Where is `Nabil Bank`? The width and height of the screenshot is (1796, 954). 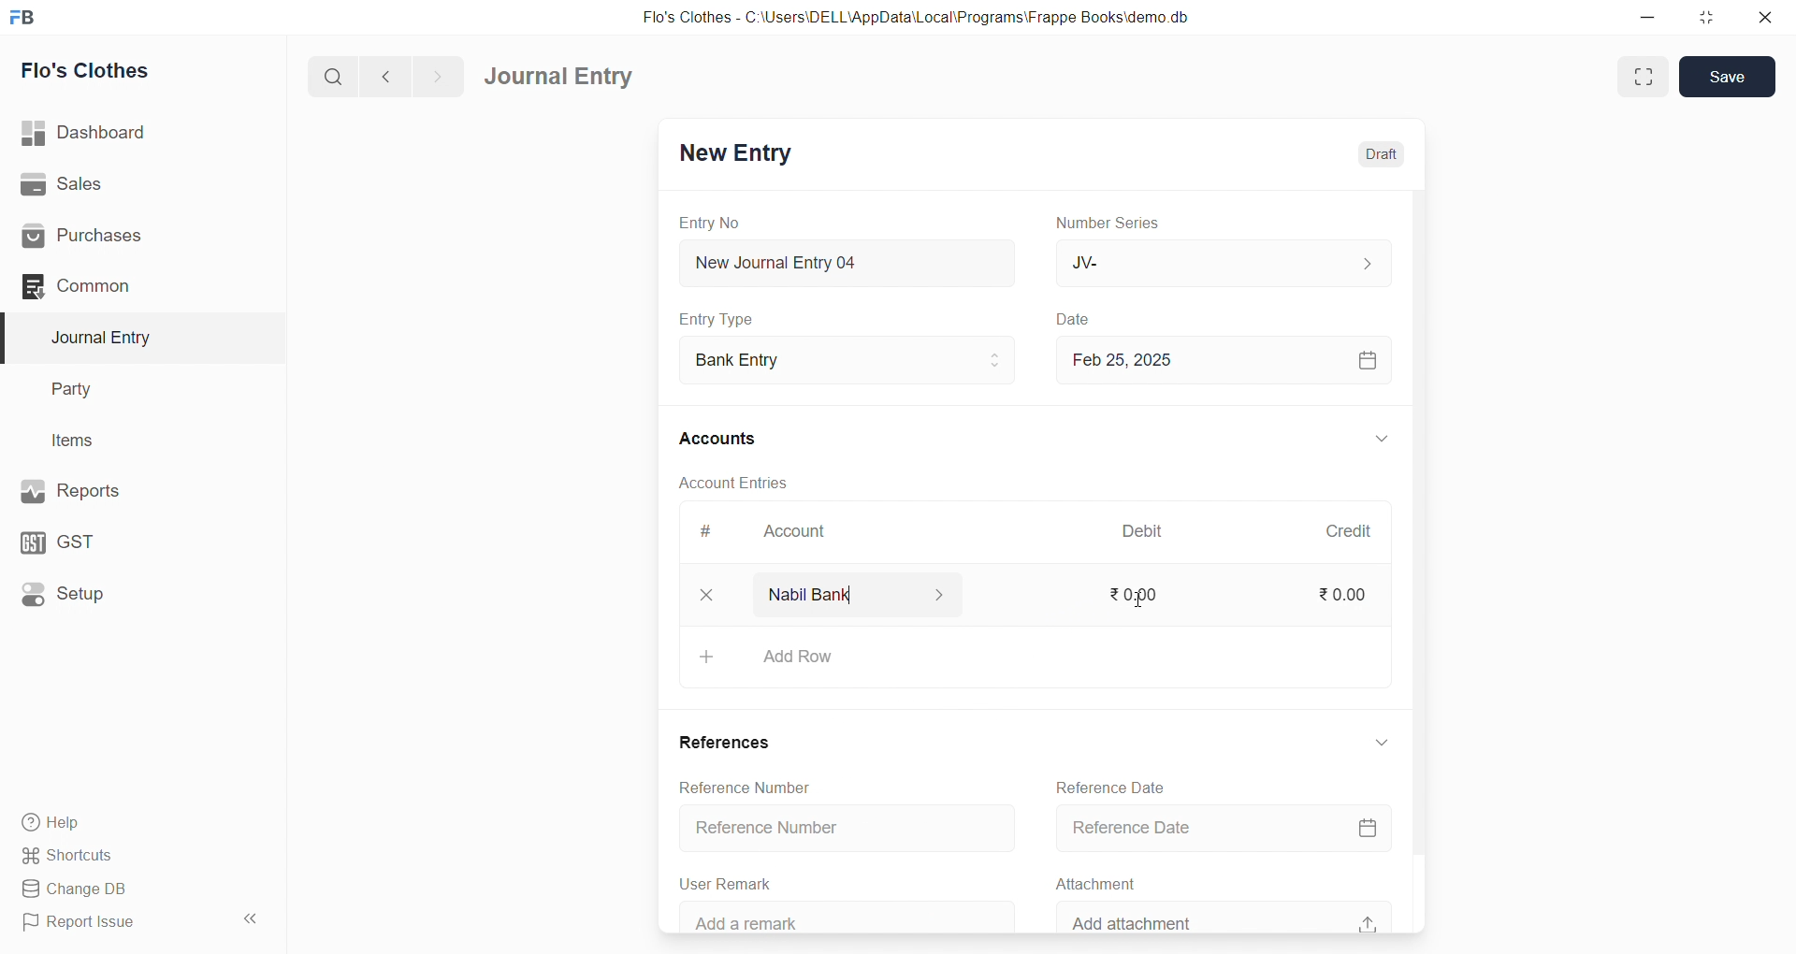 Nabil Bank is located at coordinates (847, 594).